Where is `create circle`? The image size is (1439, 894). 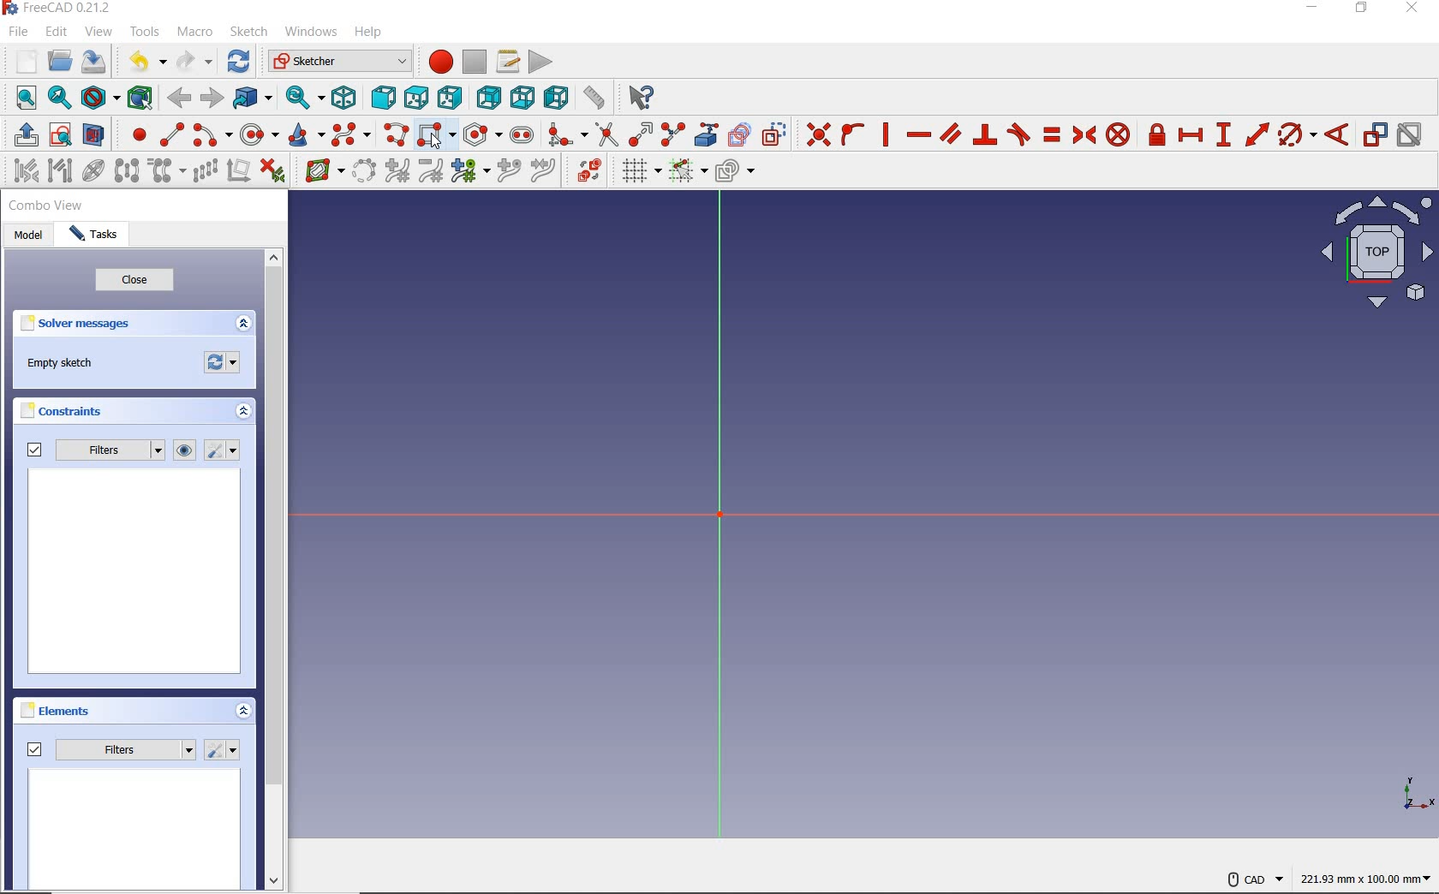 create circle is located at coordinates (260, 134).